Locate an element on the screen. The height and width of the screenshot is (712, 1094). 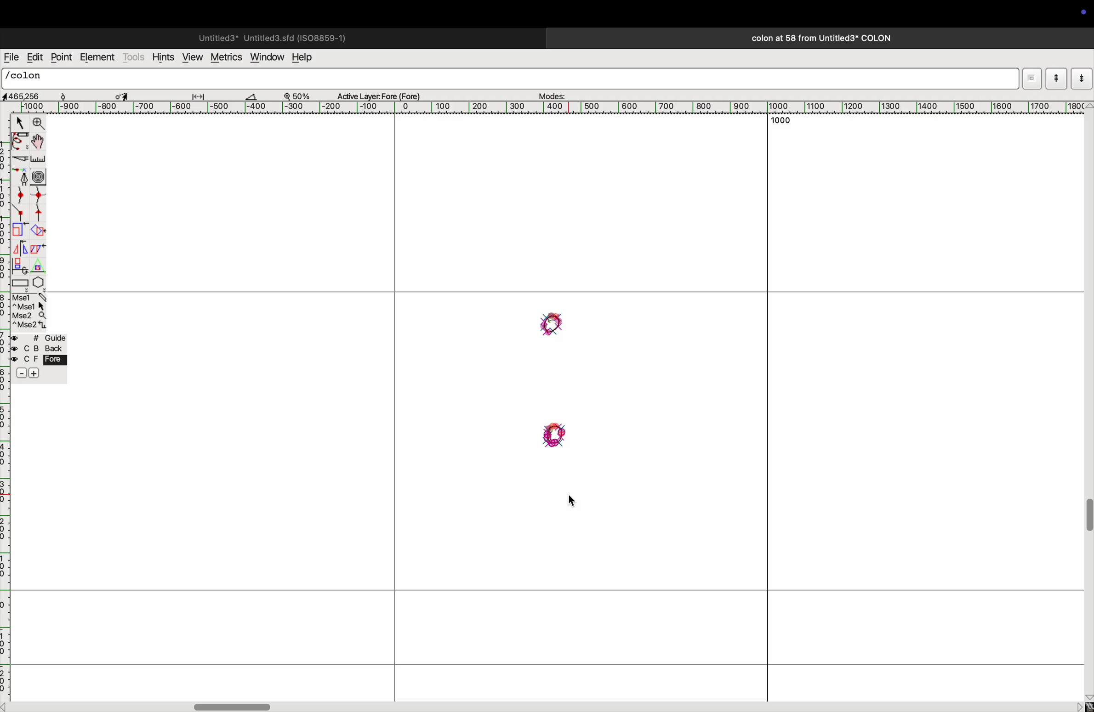
scale is located at coordinates (39, 160).